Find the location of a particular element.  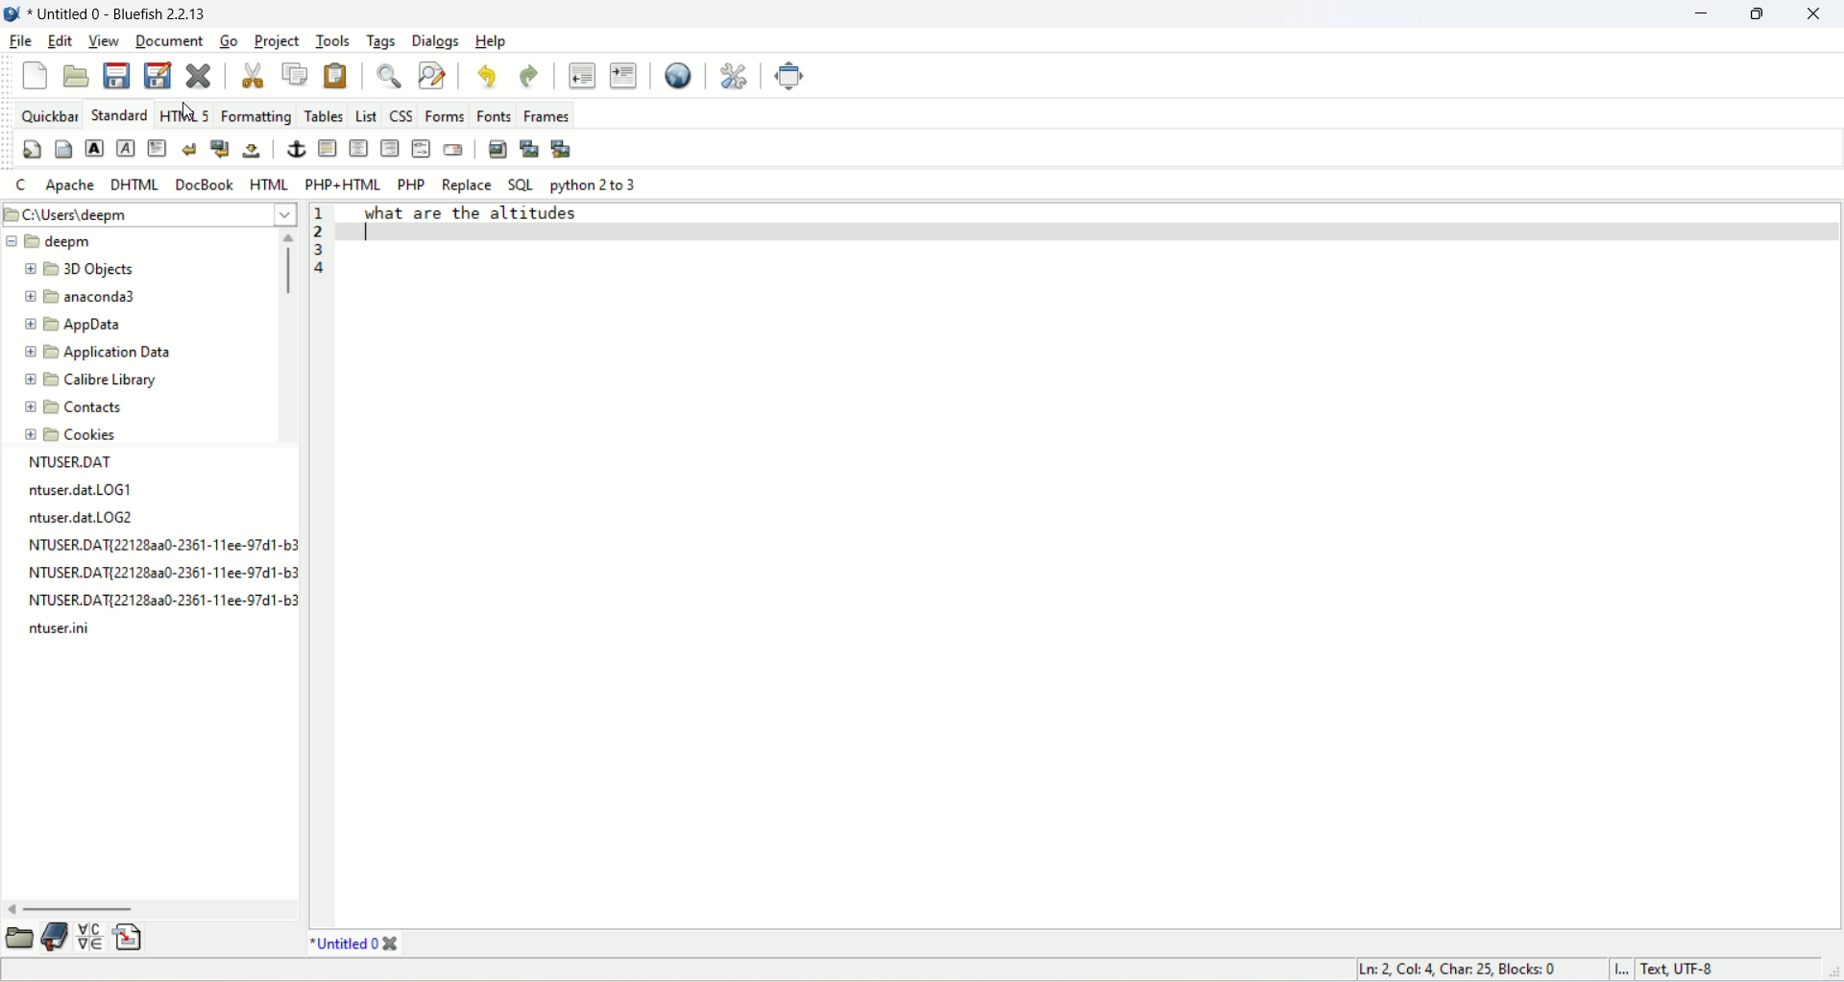

edit preferences is located at coordinates (730, 72).